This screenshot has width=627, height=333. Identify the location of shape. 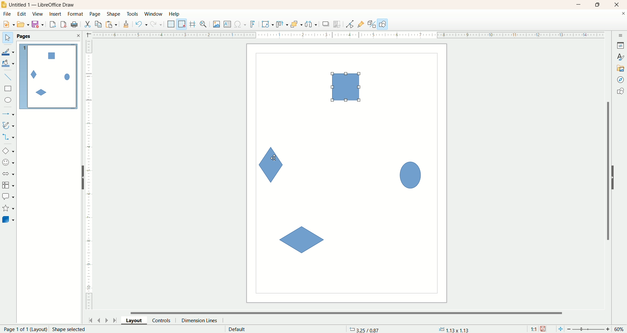
(114, 14).